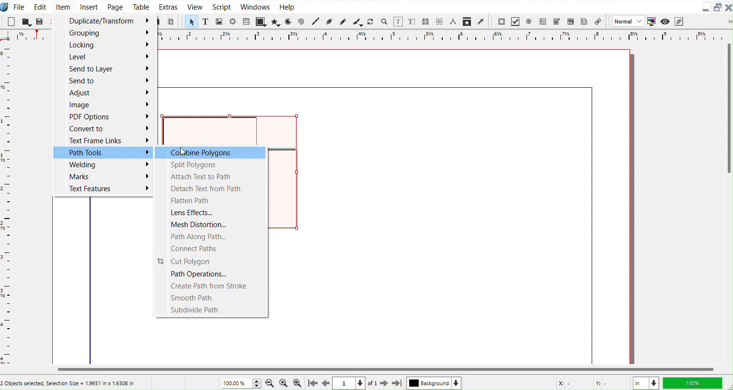 The width and height of the screenshot is (733, 390). I want to click on PDF Text Field, so click(543, 21).